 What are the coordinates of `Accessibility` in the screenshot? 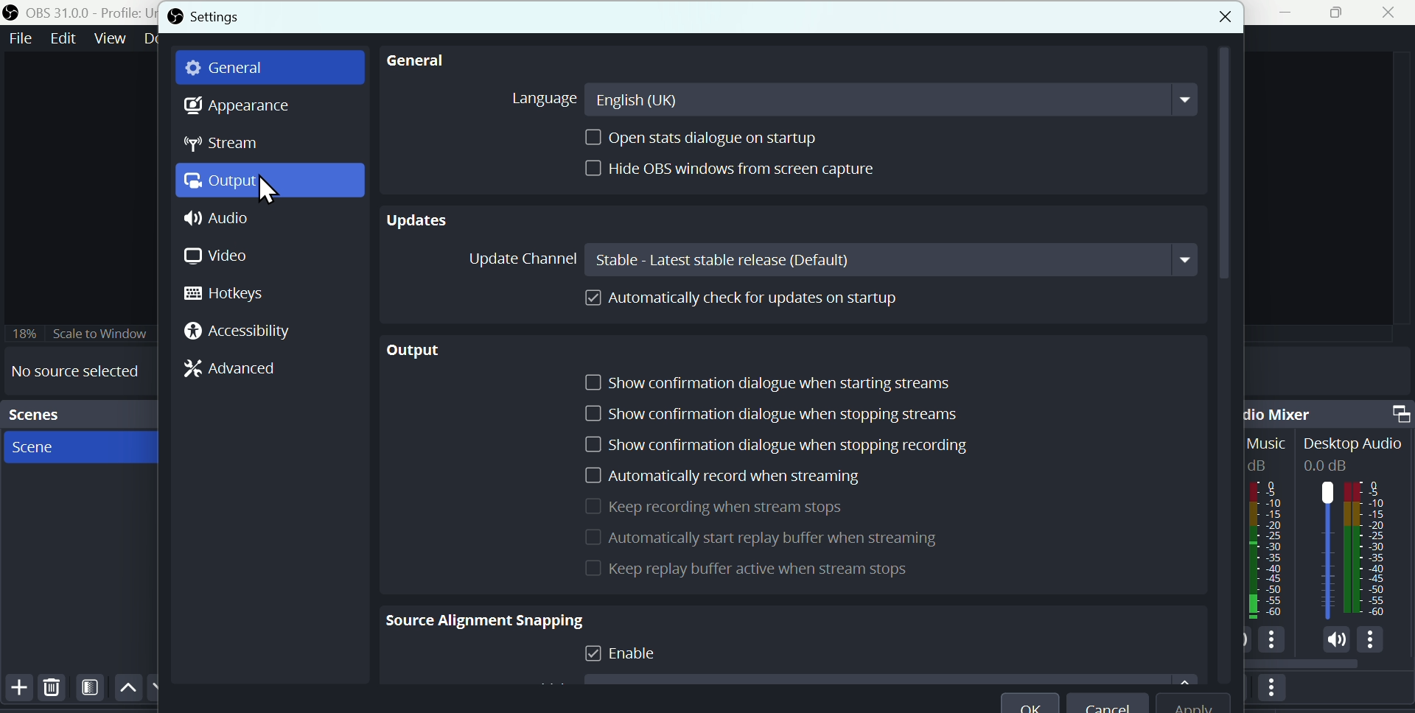 It's located at (244, 330).